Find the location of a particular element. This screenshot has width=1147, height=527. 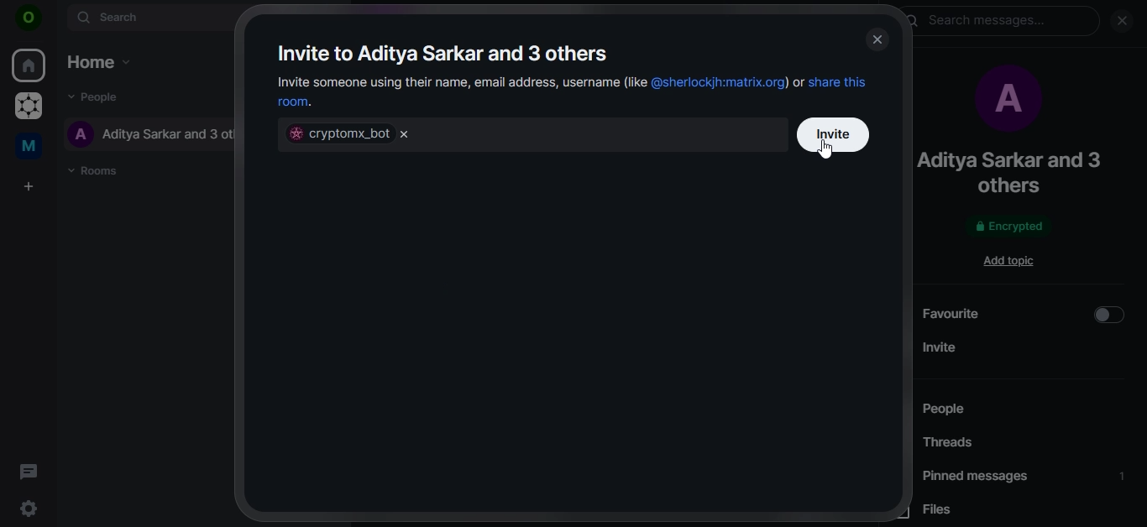

aditya sarkar and 3 others is located at coordinates (155, 134).